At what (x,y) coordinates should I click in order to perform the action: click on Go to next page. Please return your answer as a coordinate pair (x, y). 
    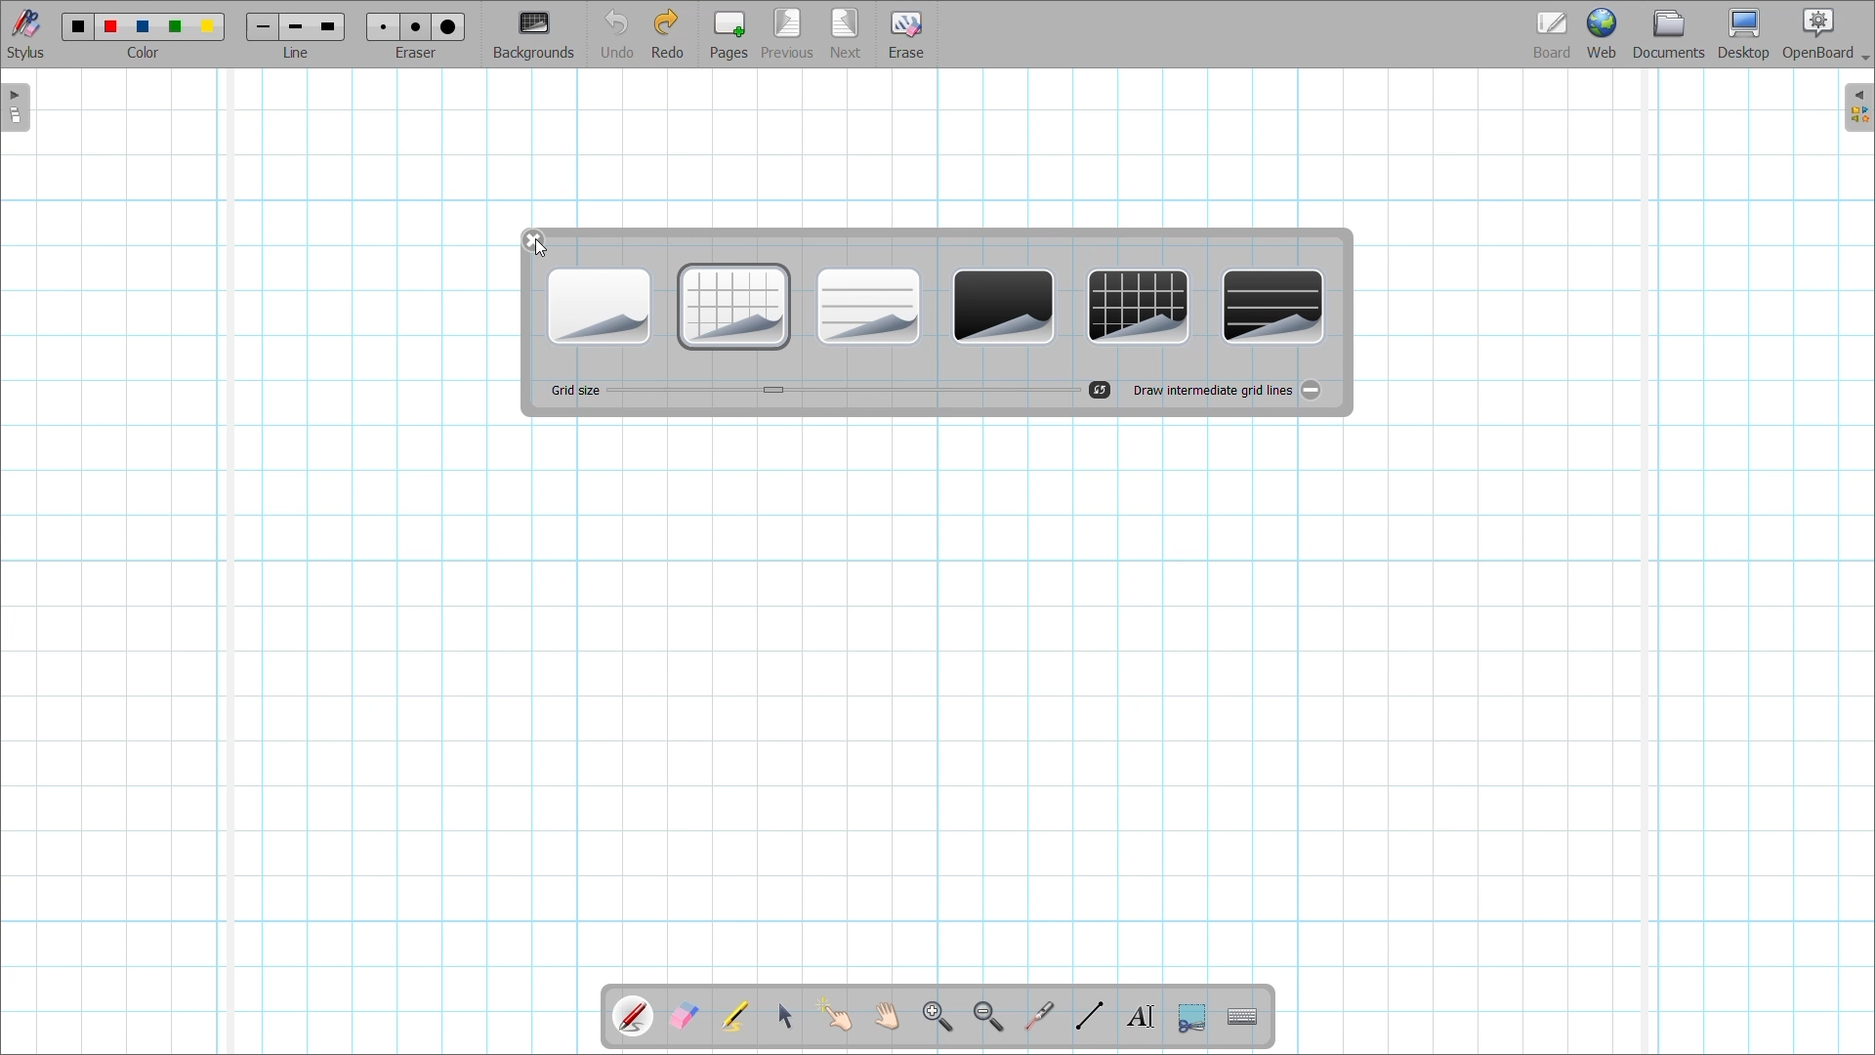
    Looking at the image, I should click on (847, 35).